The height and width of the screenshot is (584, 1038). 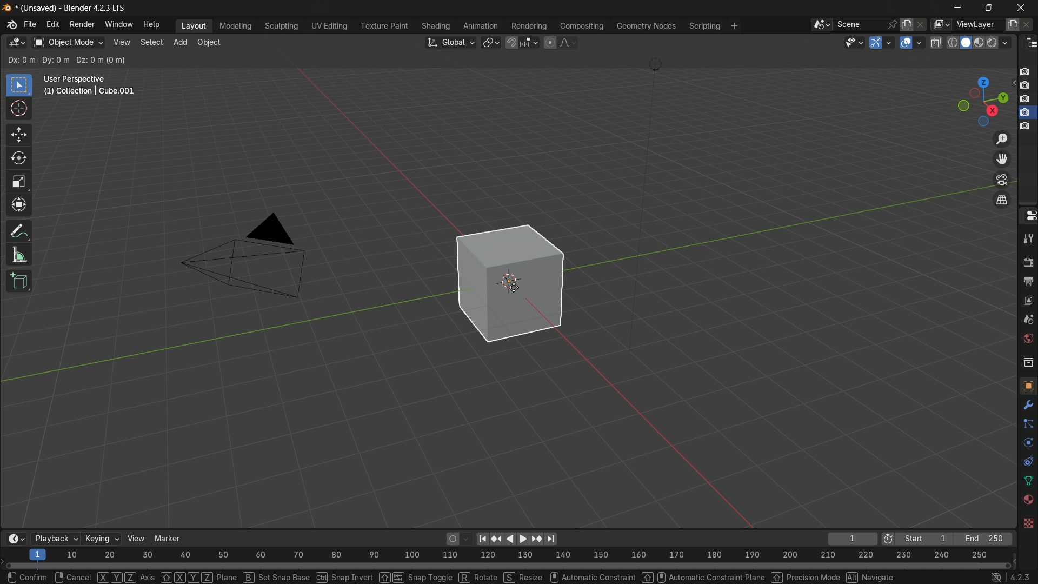 I want to click on texture paint menu, so click(x=382, y=27).